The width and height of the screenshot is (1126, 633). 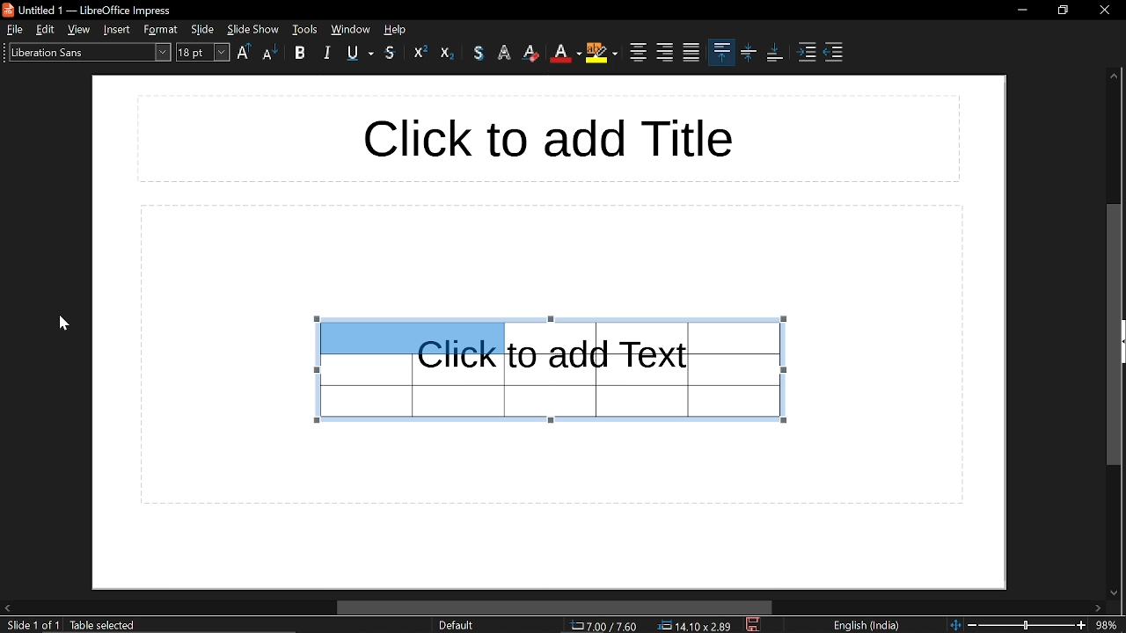 What do you see at coordinates (80, 29) in the screenshot?
I see `view` at bounding box center [80, 29].